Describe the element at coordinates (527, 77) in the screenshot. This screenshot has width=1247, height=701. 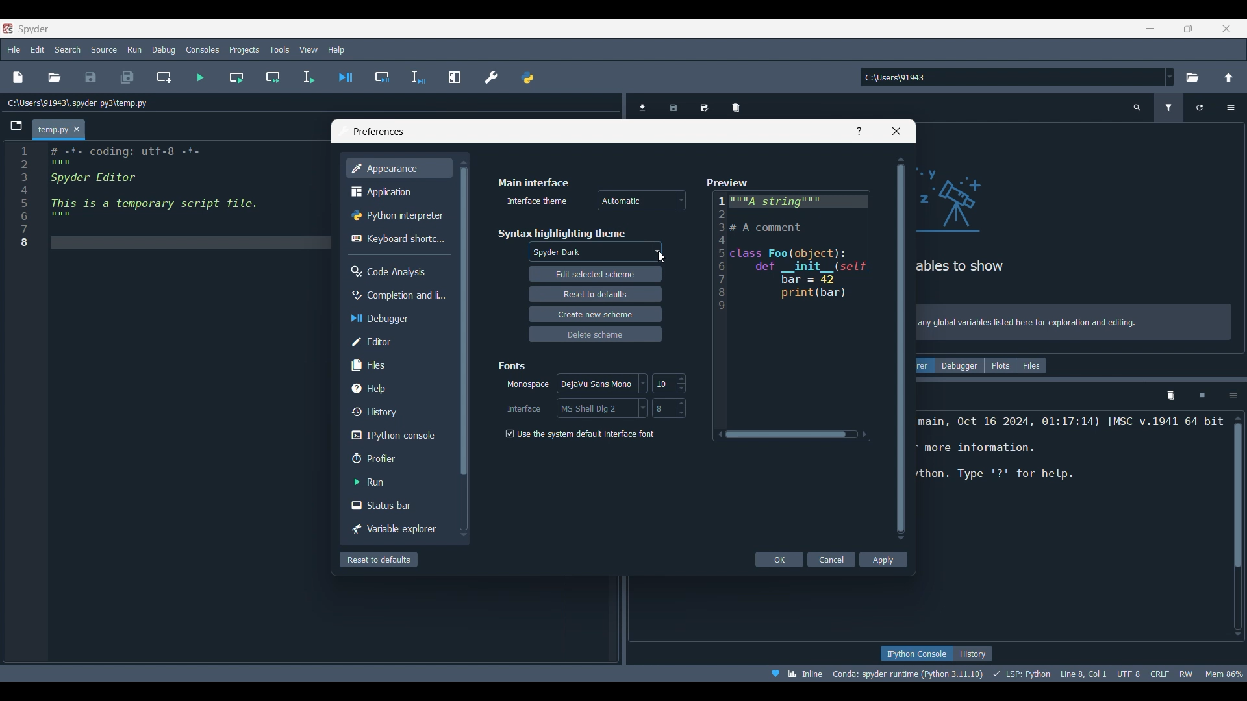
I see `PYTHONPATH manager` at that location.